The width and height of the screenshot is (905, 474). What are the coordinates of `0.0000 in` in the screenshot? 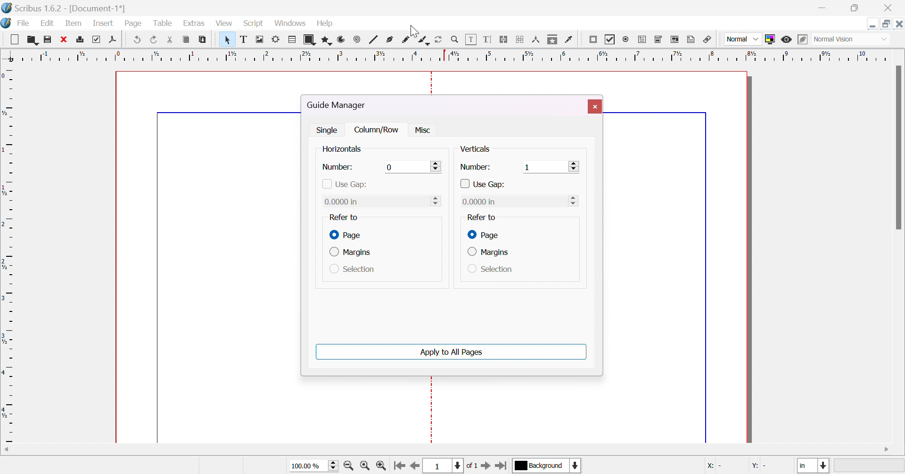 It's located at (480, 201).